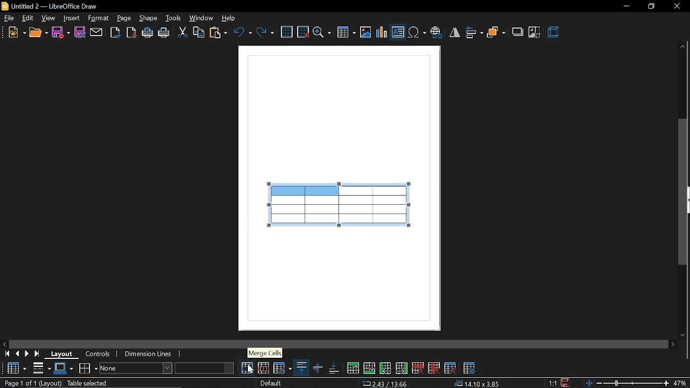  What do you see at coordinates (266, 33) in the screenshot?
I see `redo` at bounding box center [266, 33].